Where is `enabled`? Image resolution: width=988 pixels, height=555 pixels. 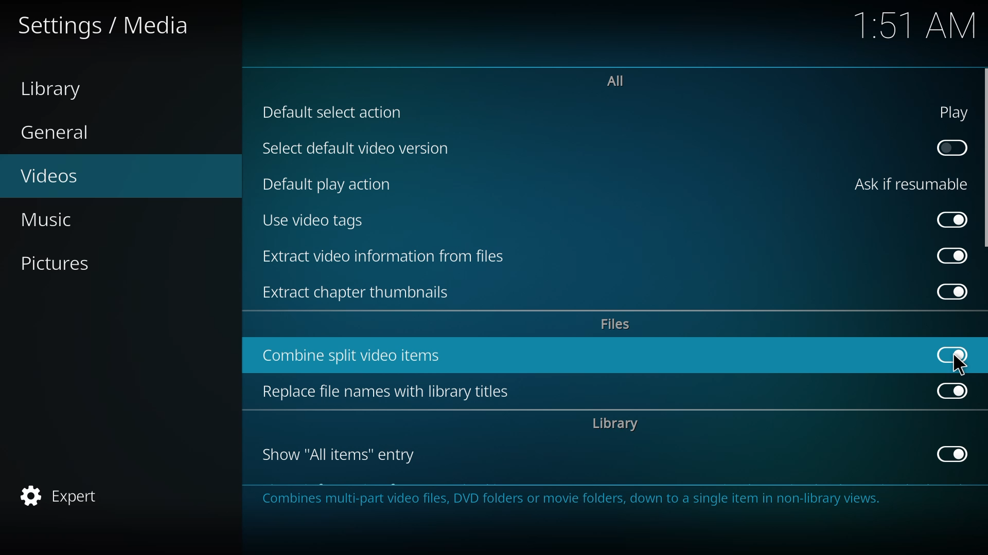
enabled is located at coordinates (953, 218).